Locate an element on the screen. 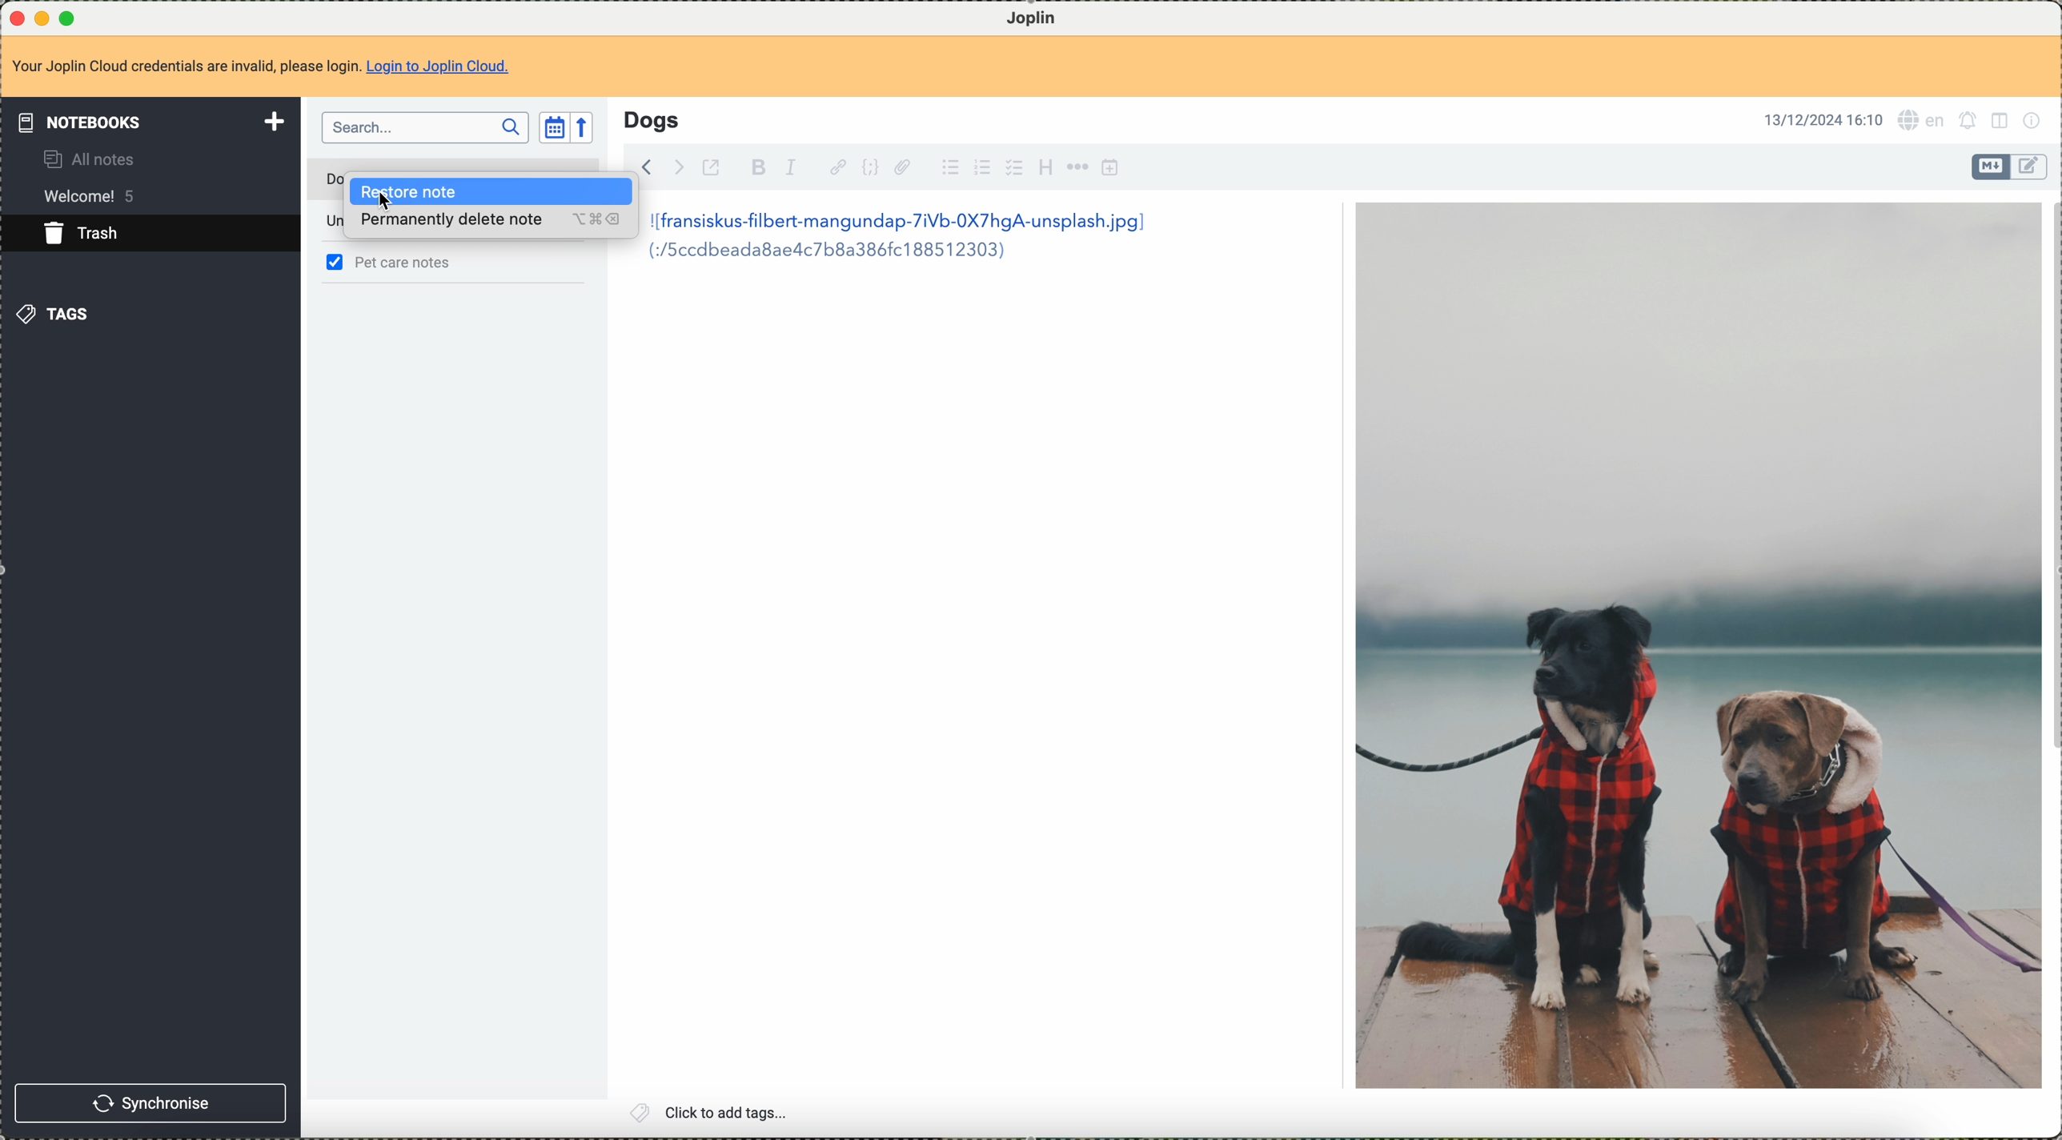  Joplin is located at coordinates (1029, 17).